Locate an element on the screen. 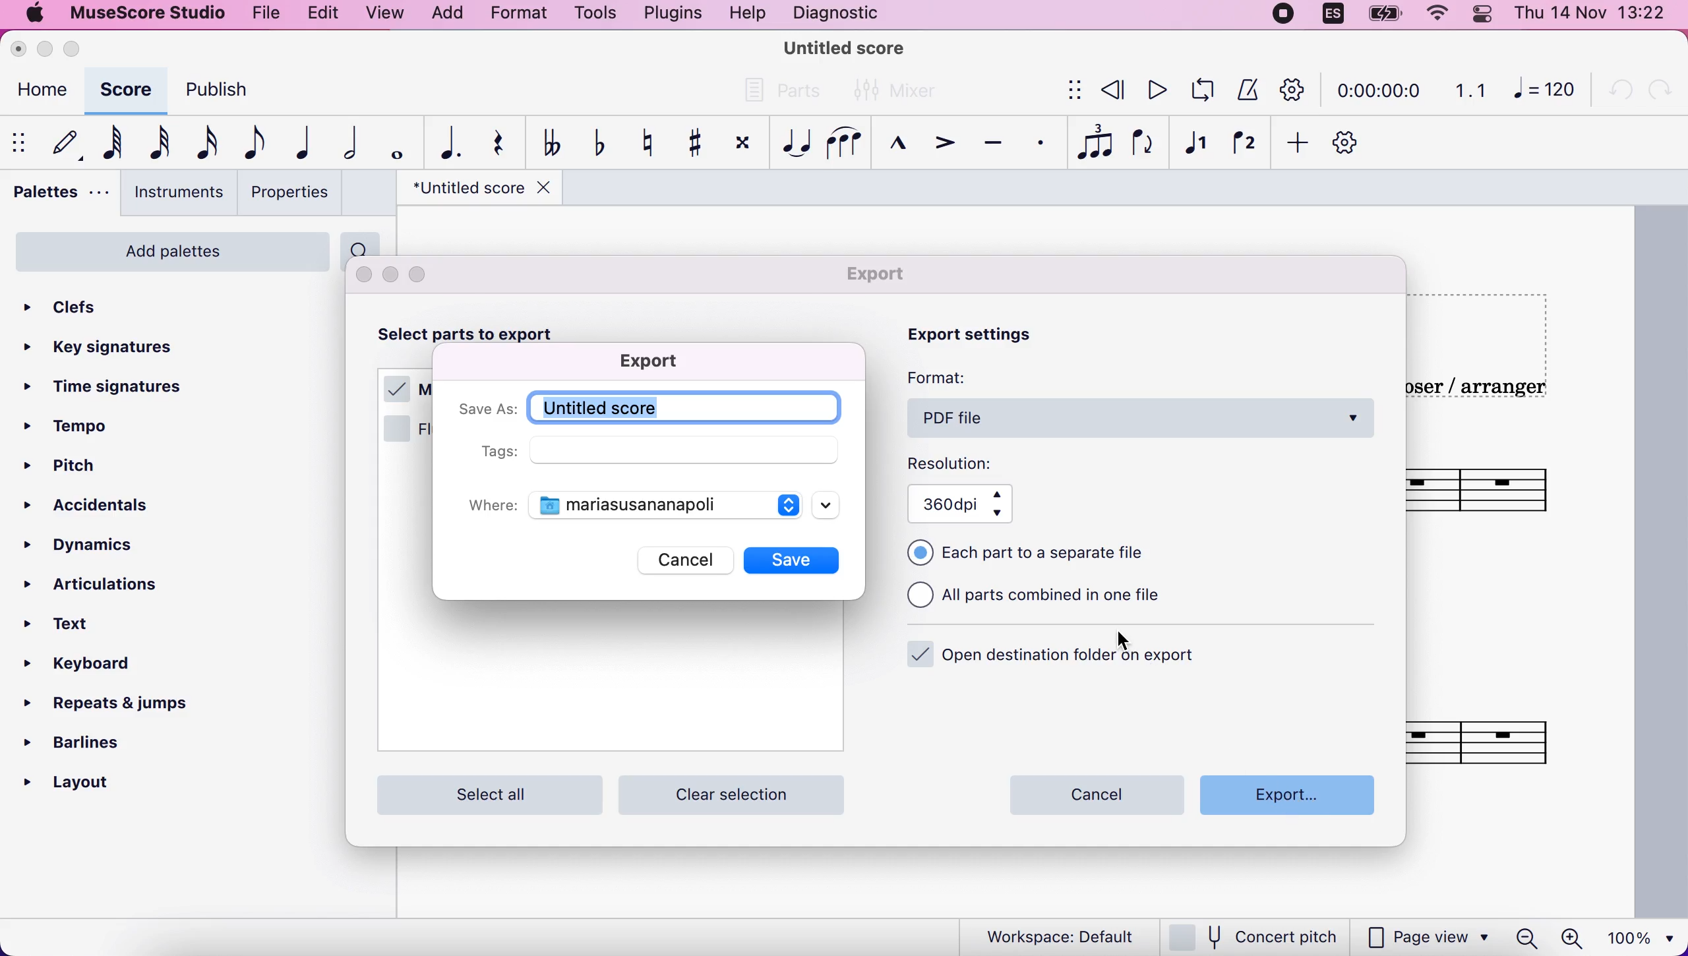 This screenshot has width=1688, height=956. close is located at coordinates (362, 274).